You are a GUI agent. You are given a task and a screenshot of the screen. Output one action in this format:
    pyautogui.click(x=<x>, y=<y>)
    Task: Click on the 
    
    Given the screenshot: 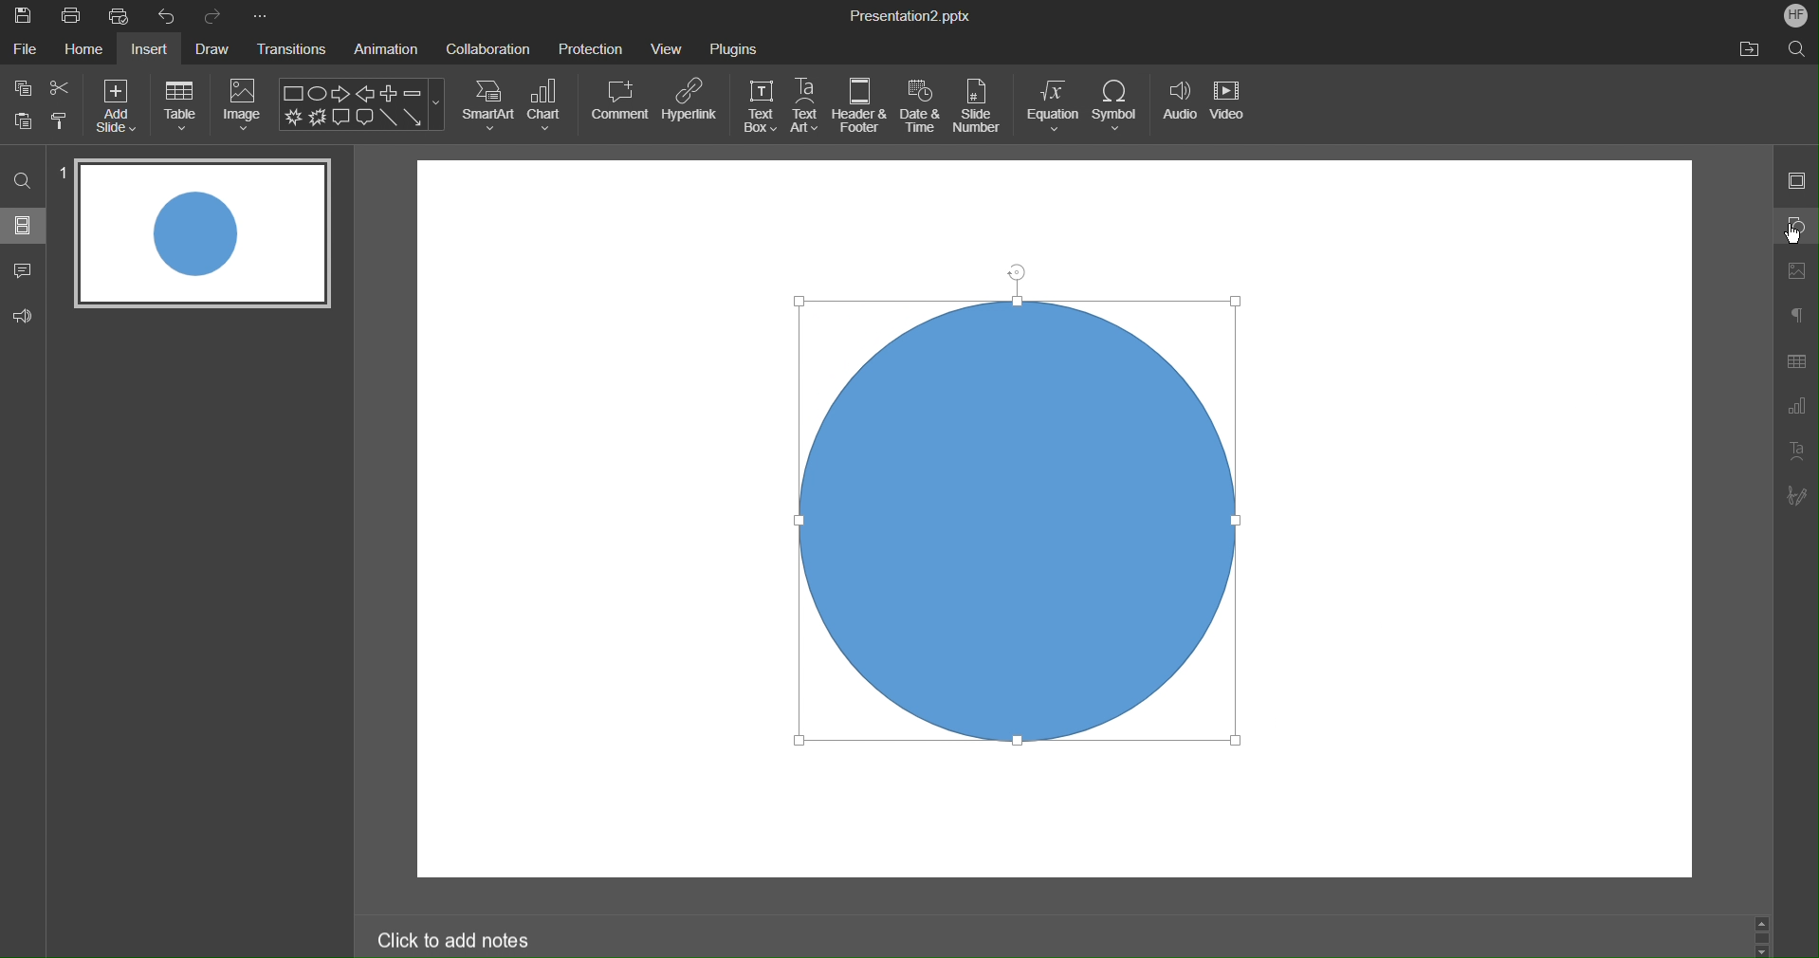 What is the action you would take?
    pyautogui.click(x=24, y=120)
    